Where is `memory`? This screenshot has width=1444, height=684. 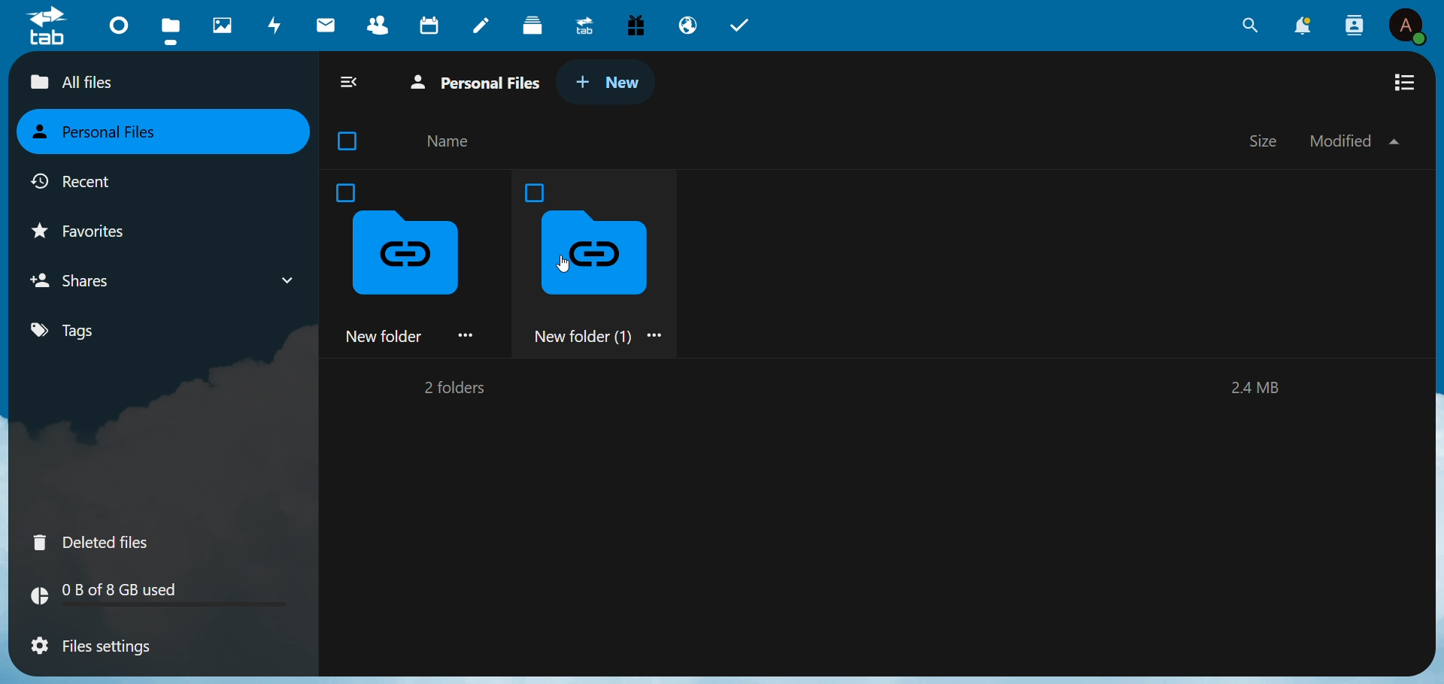
memory is located at coordinates (1258, 389).